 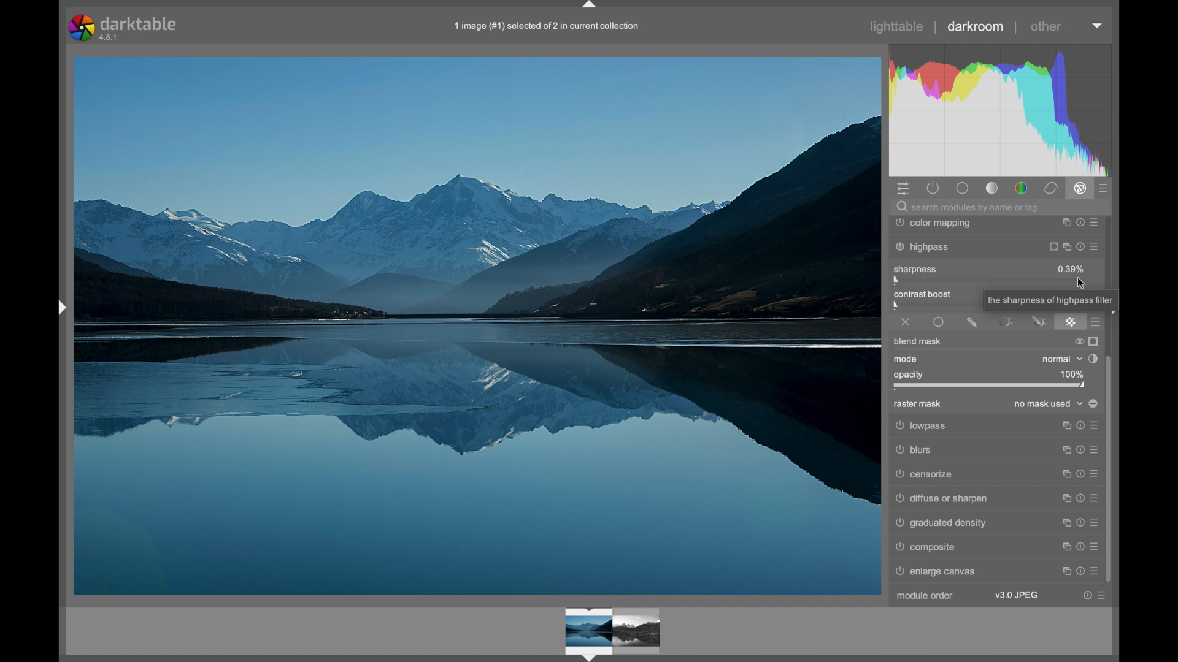 I want to click on drag handle, so click(x=590, y=6).